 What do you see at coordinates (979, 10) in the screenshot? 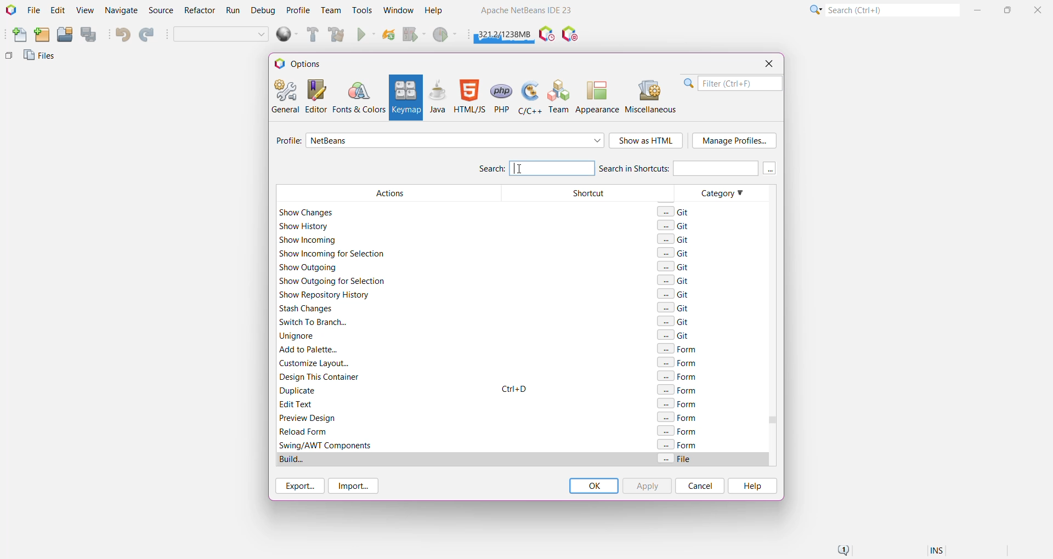
I see `Minimize` at bounding box center [979, 10].